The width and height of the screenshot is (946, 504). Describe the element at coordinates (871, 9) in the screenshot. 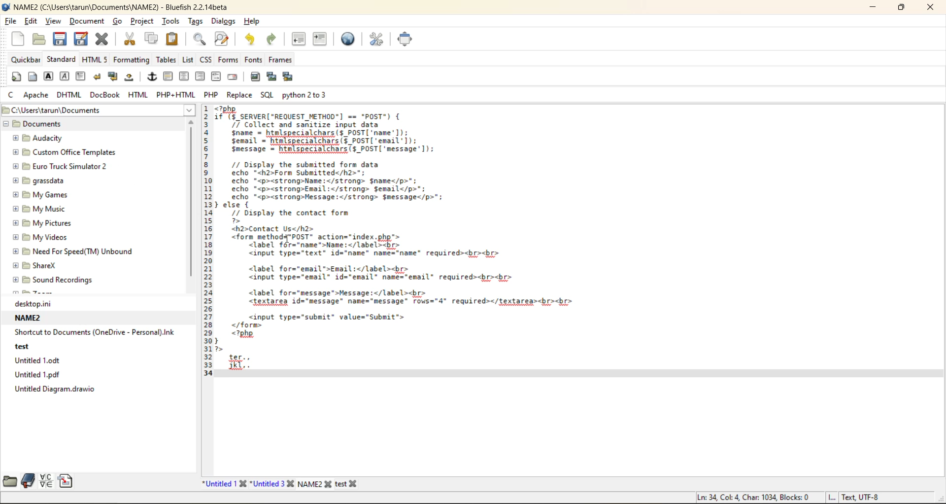

I see `minimize` at that location.